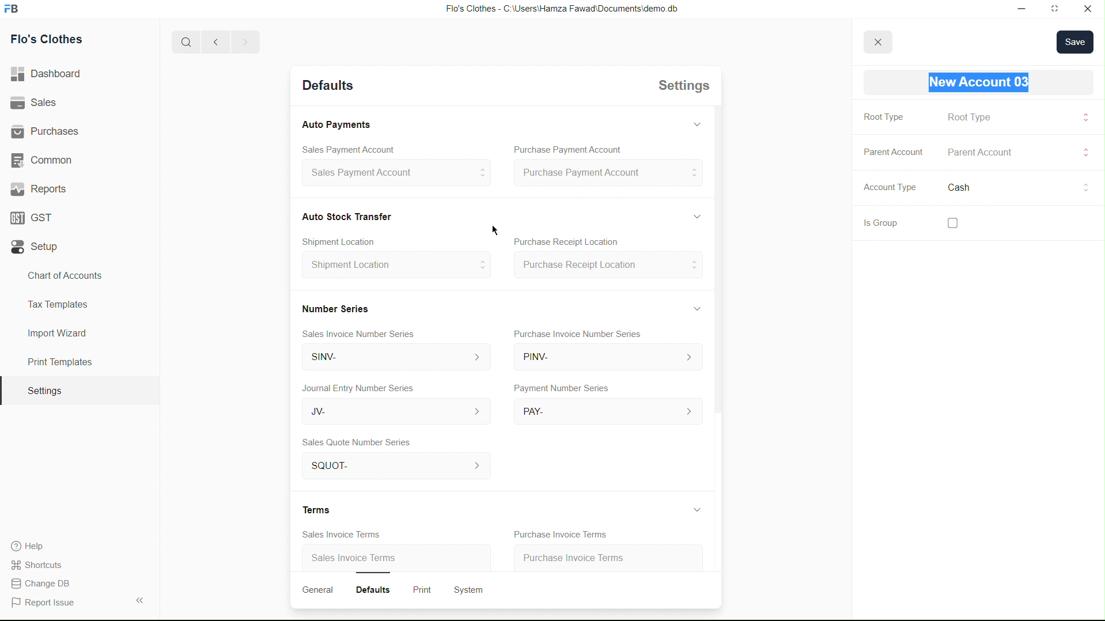 This screenshot has height=621, width=1105. Describe the element at coordinates (36, 215) in the screenshot. I see `GST` at that location.